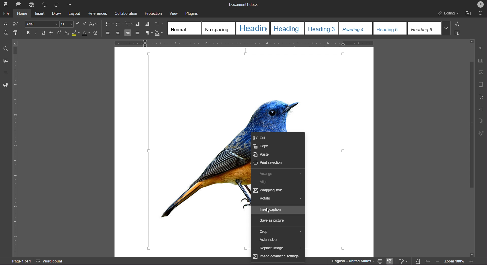 The height and width of the screenshot is (265, 487). Describe the element at coordinates (381, 261) in the screenshot. I see `Set Document Language` at that location.